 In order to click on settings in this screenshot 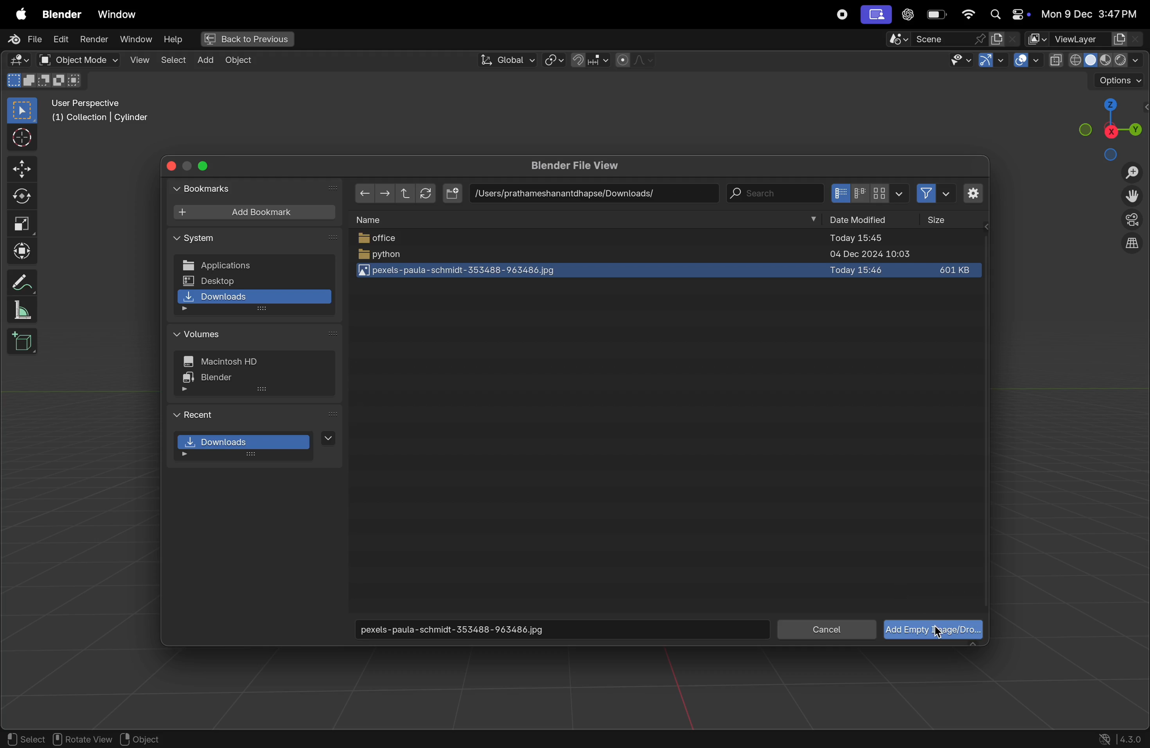, I will do `click(972, 193)`.